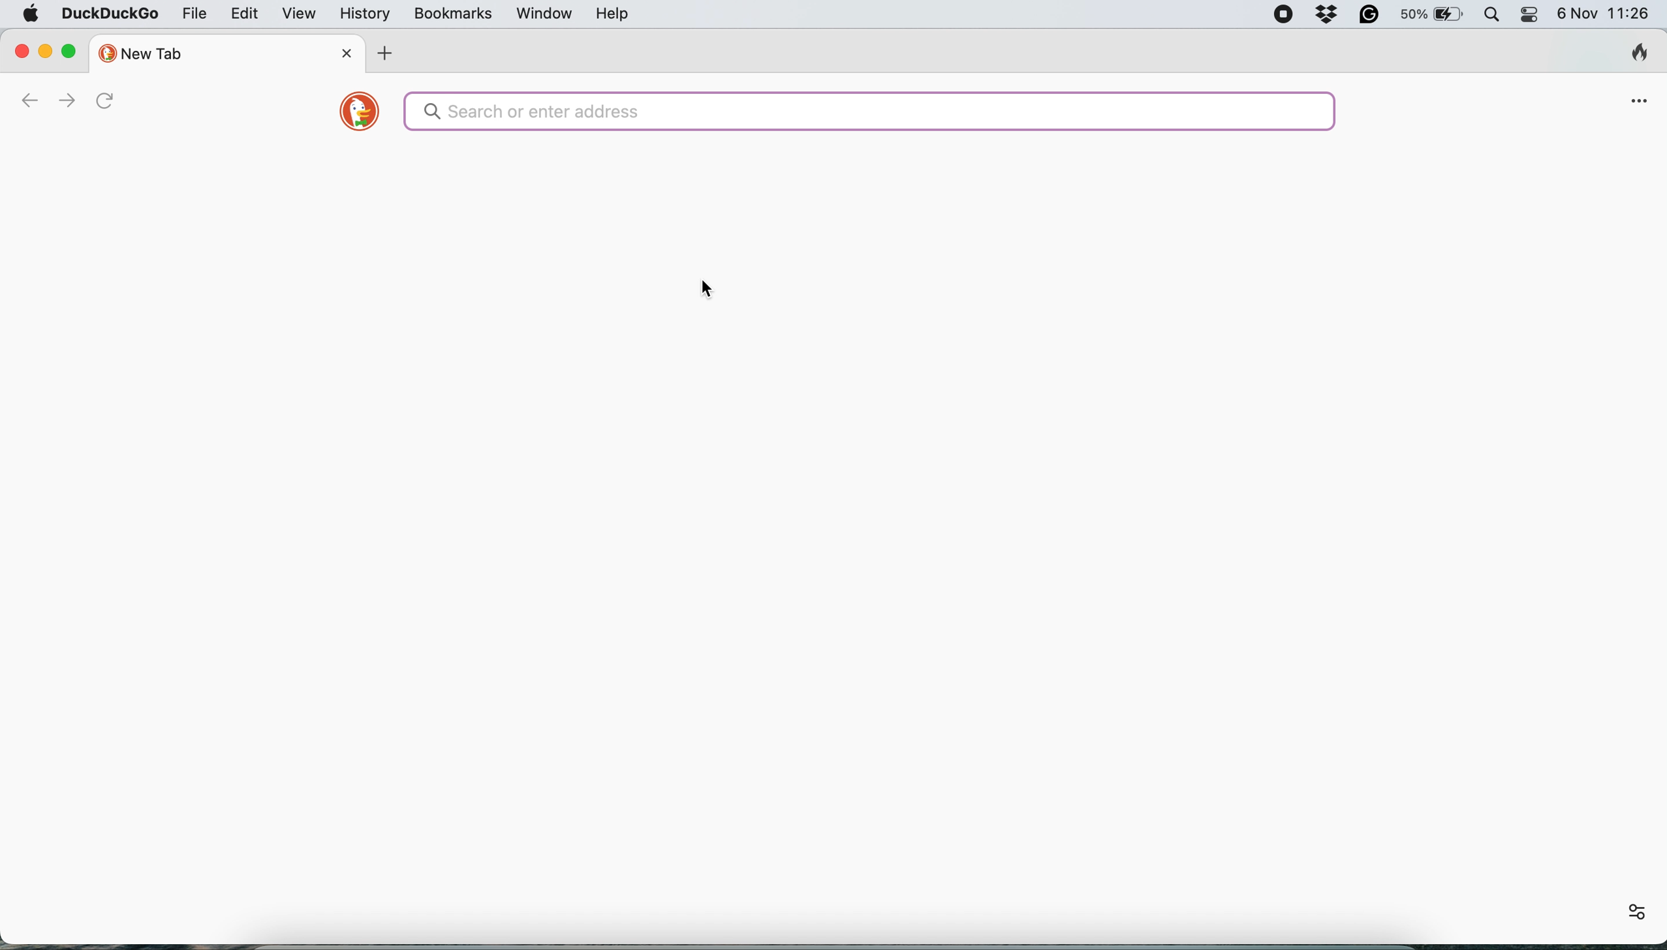 The height and width of the screenshot is (950, 1667). What do you see at coordinates (244, 15) in the screenshot?
I see `edit` at bounding box center [244, 15].